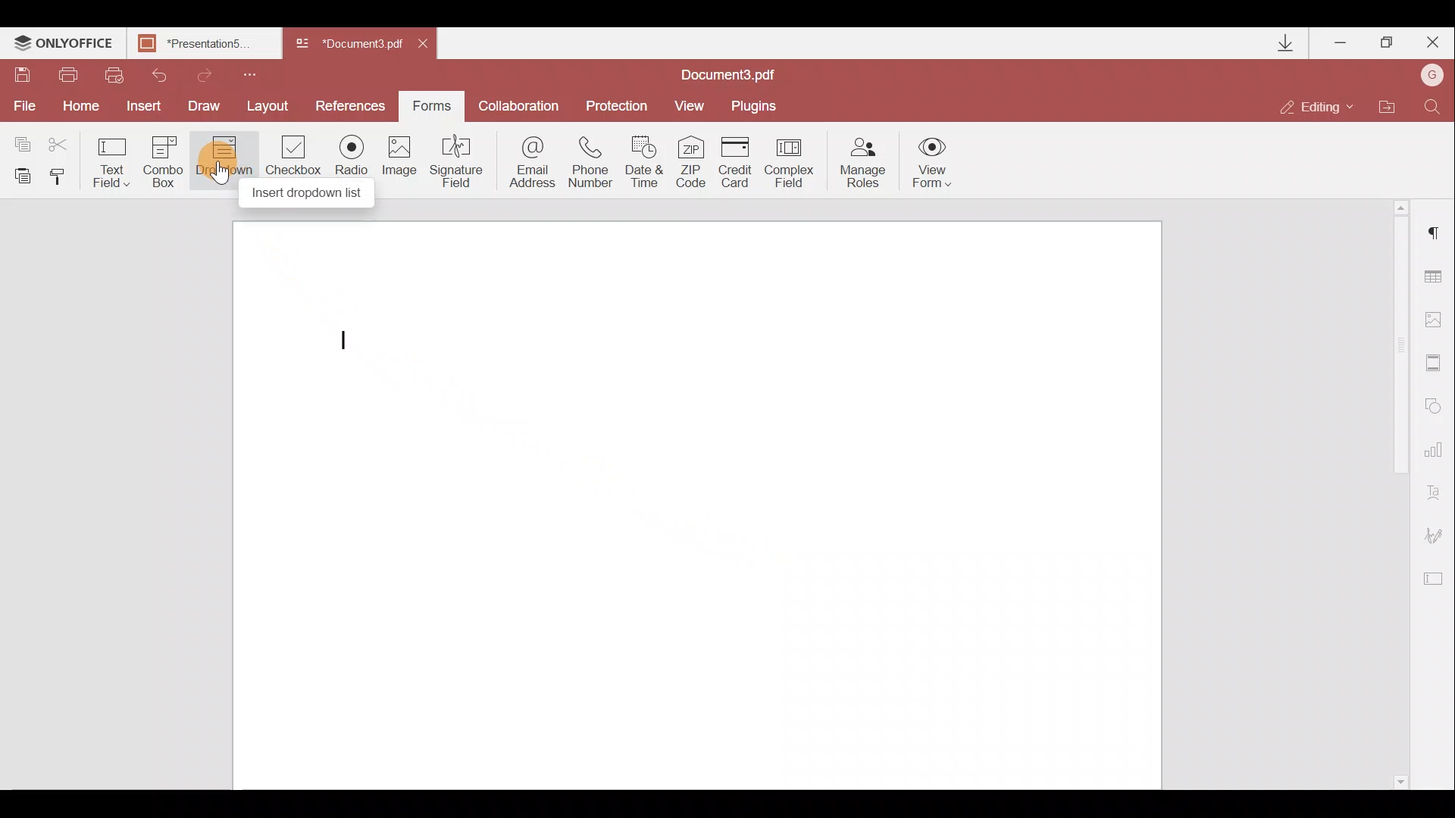  Describe the element at coordinates (221, 164) in the screenshot. I see `Dropdown` at that location.